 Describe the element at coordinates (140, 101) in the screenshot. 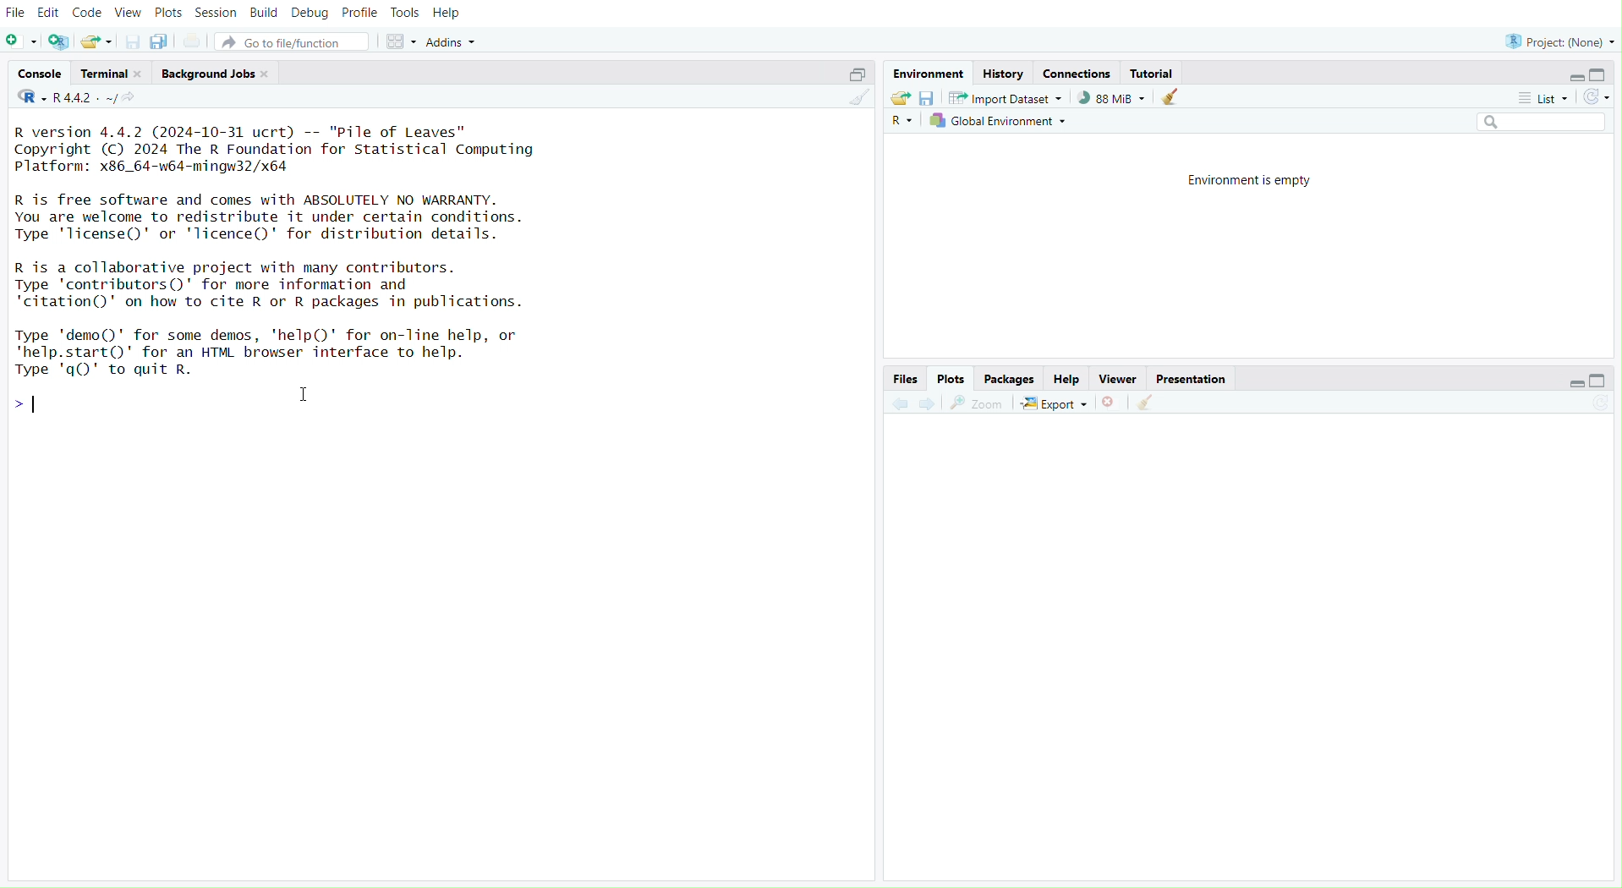

I see `View the current working directory` at that location.